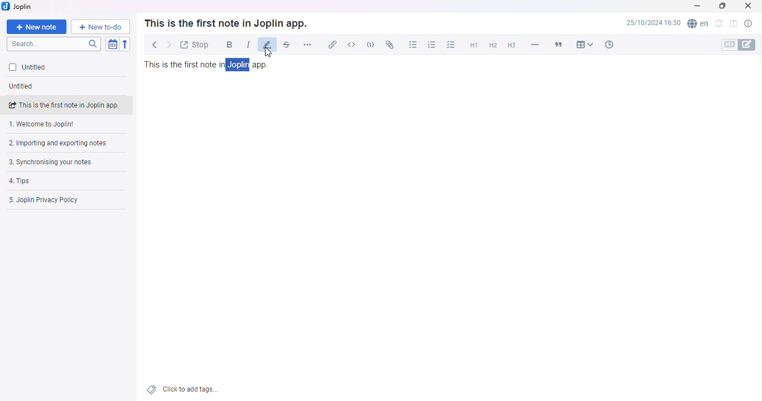  I want to click on Text, so click(225, 23).